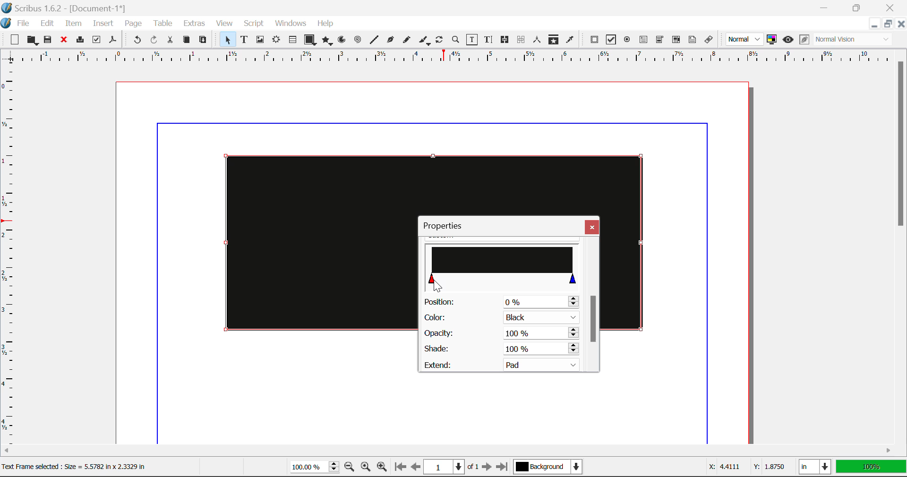 The image size is (907, 477). What do you see at coordinates (711, 40) in the screenshot?
I see `Link Annotation` at bounding box center [711, 40].